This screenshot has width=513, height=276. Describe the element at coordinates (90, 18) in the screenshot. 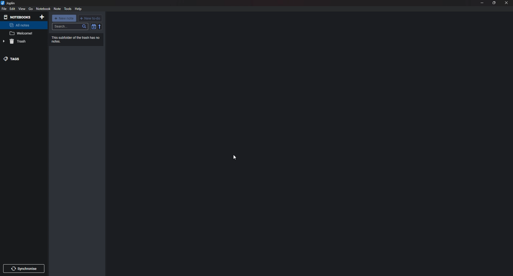

I see `new to do` at that location.